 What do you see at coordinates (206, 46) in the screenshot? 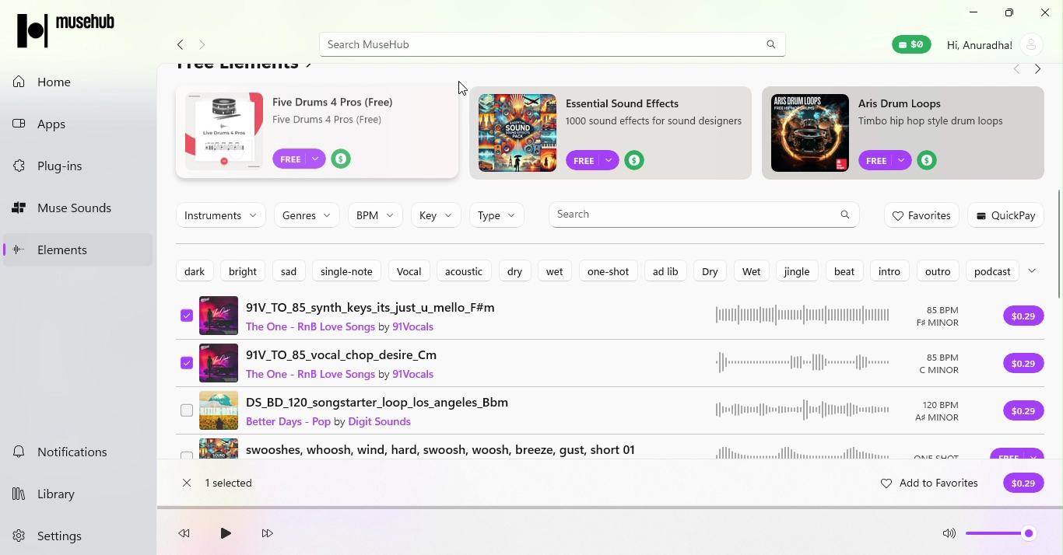
I see `Navigate forward` at bounding box center [206, 46].